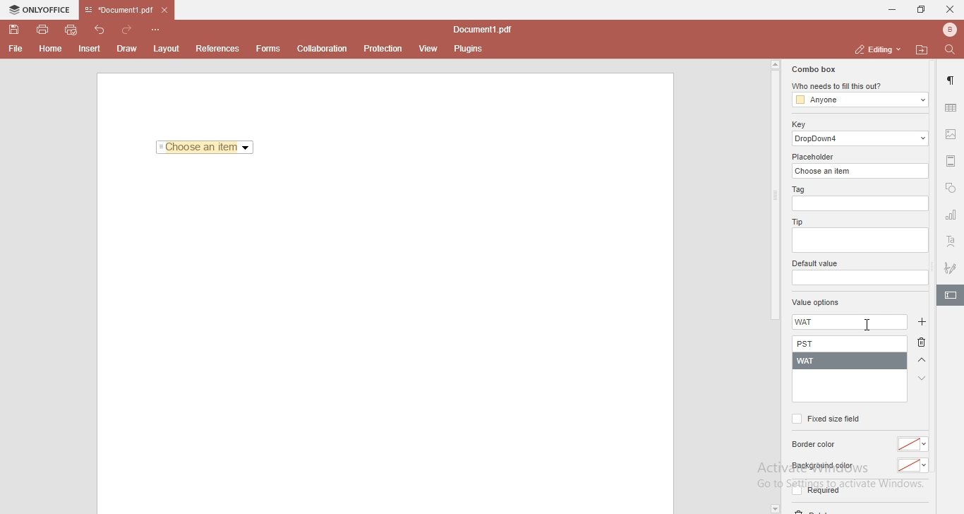  What do you see at coordinates (852, 345) in the screenshot?
I see `PST added` at bounding box center [852, 345].